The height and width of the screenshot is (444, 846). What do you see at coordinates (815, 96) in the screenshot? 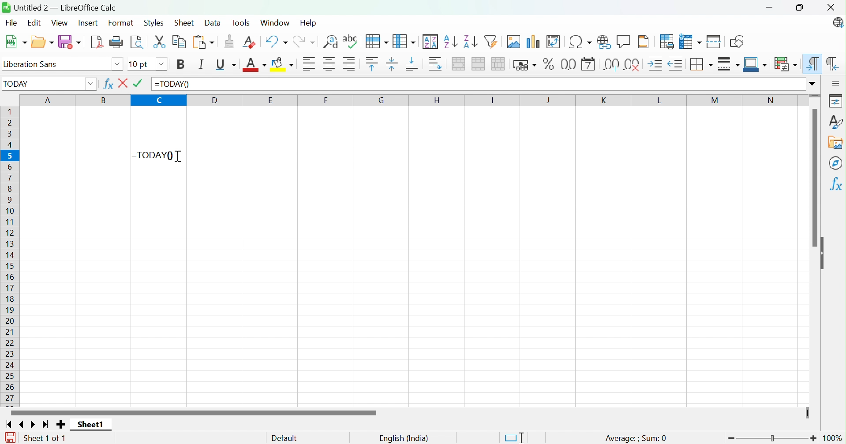
I see `Slider` at bounding box center [815, 96].